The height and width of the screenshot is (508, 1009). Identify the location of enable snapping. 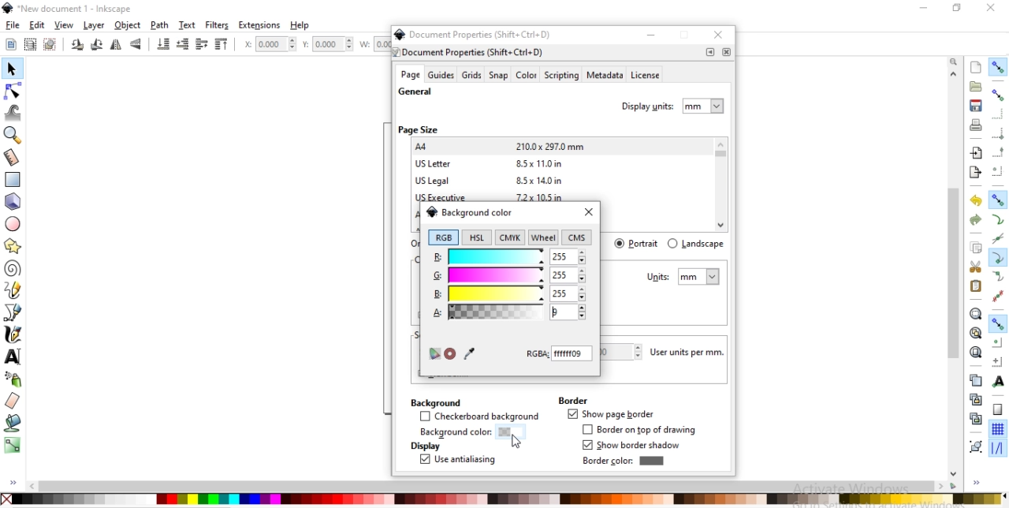
(997, 67).